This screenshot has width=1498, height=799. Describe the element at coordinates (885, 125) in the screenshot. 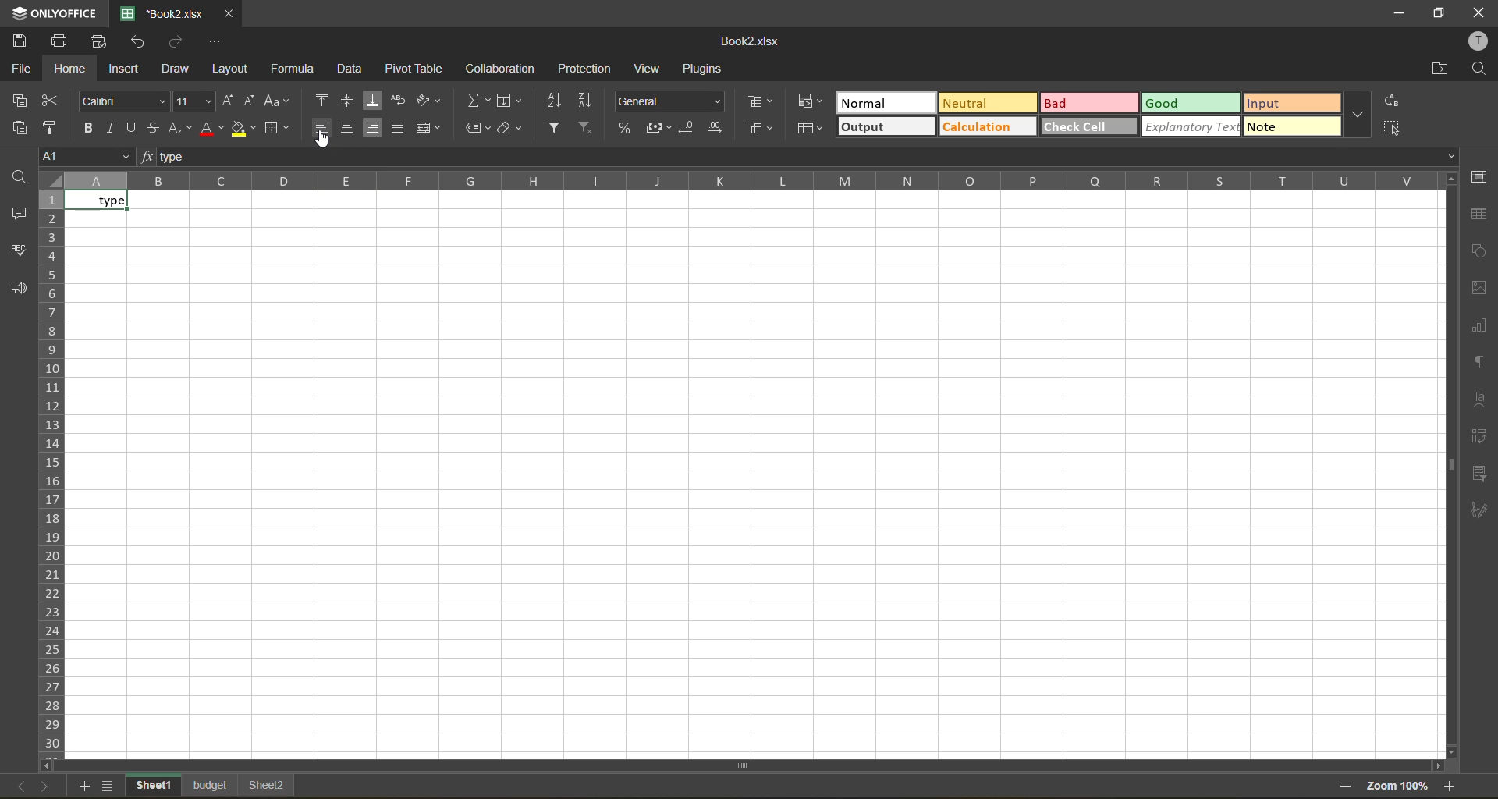

I see `output` at that location.